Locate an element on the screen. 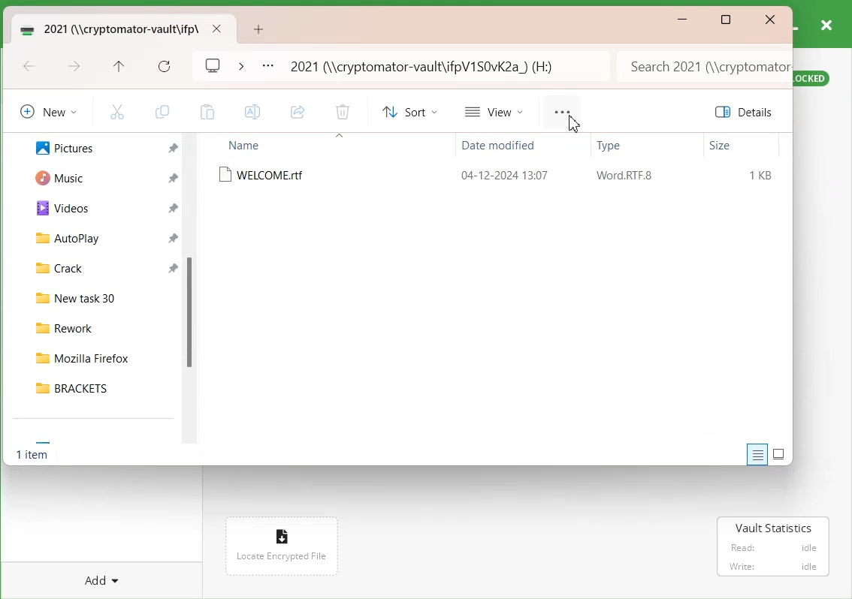 Image resolution: width=852 pixels, height=599 pixels. Minimize is located at coordinates (683, 20).